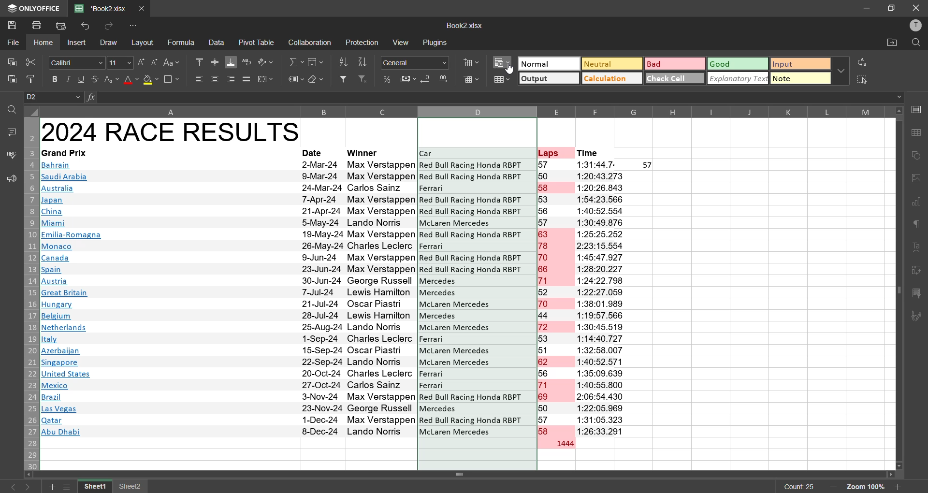  Describe the element at coordinates (110, 79) in the screenshot. I see `sub/superscript` at that location.